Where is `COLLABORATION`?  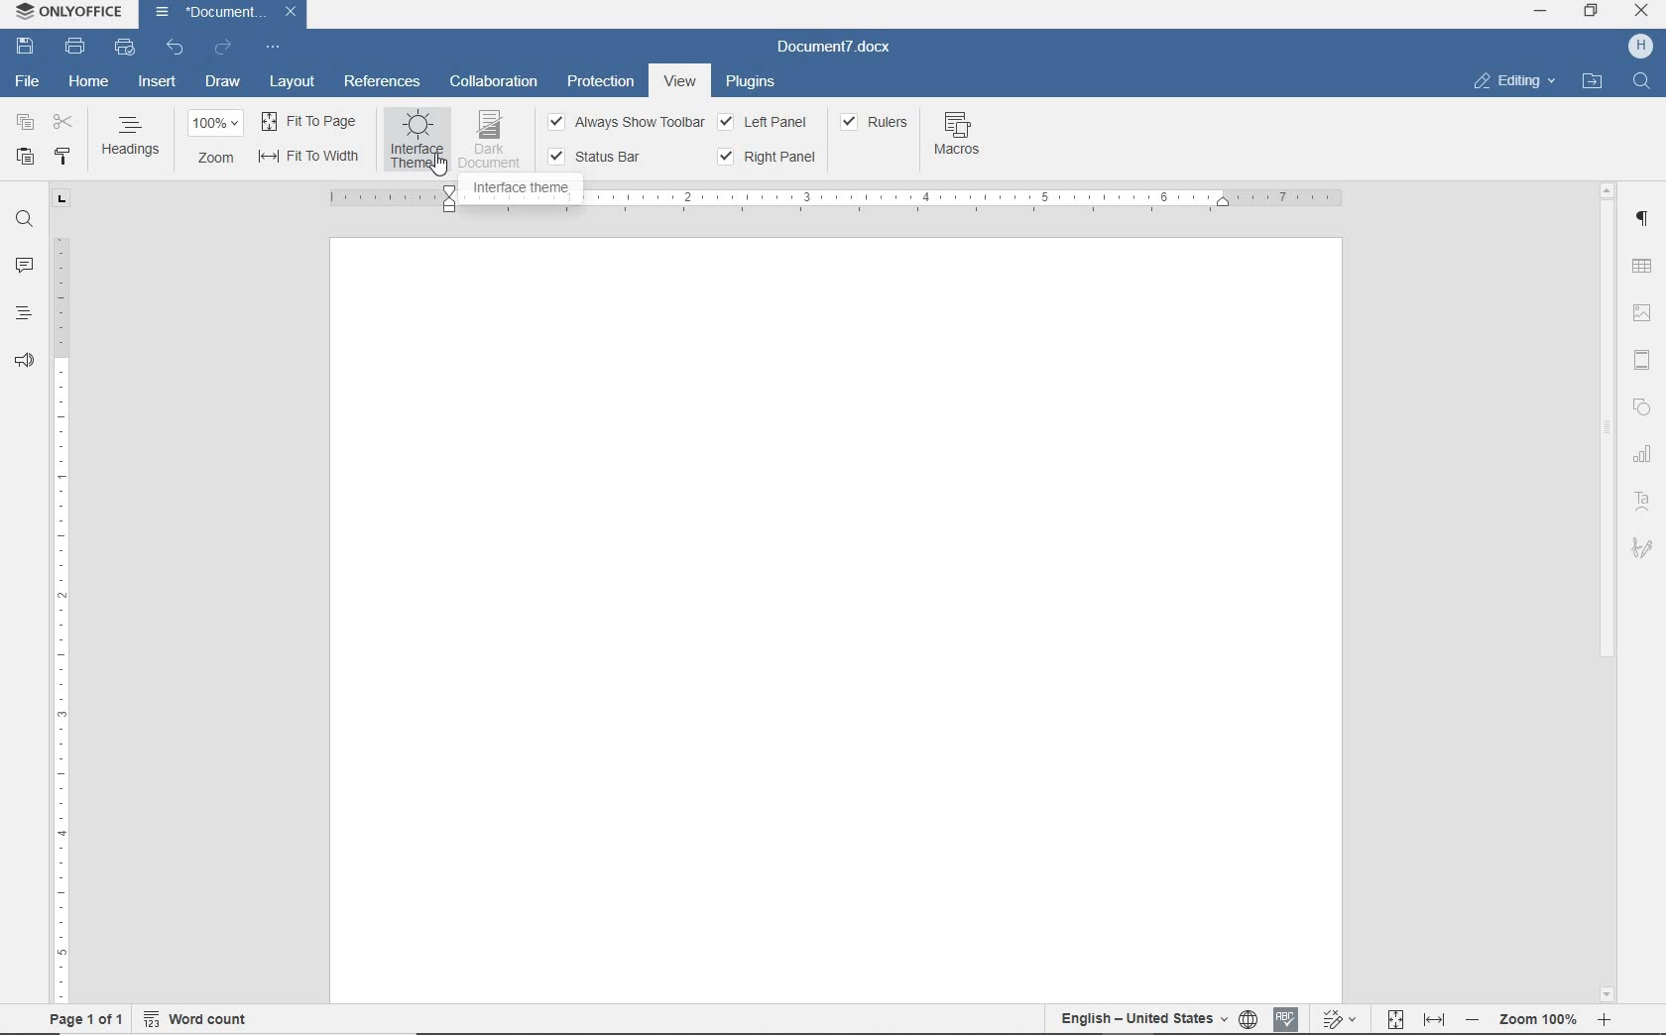
COLLABORATION is located at coordinates (494, 82).